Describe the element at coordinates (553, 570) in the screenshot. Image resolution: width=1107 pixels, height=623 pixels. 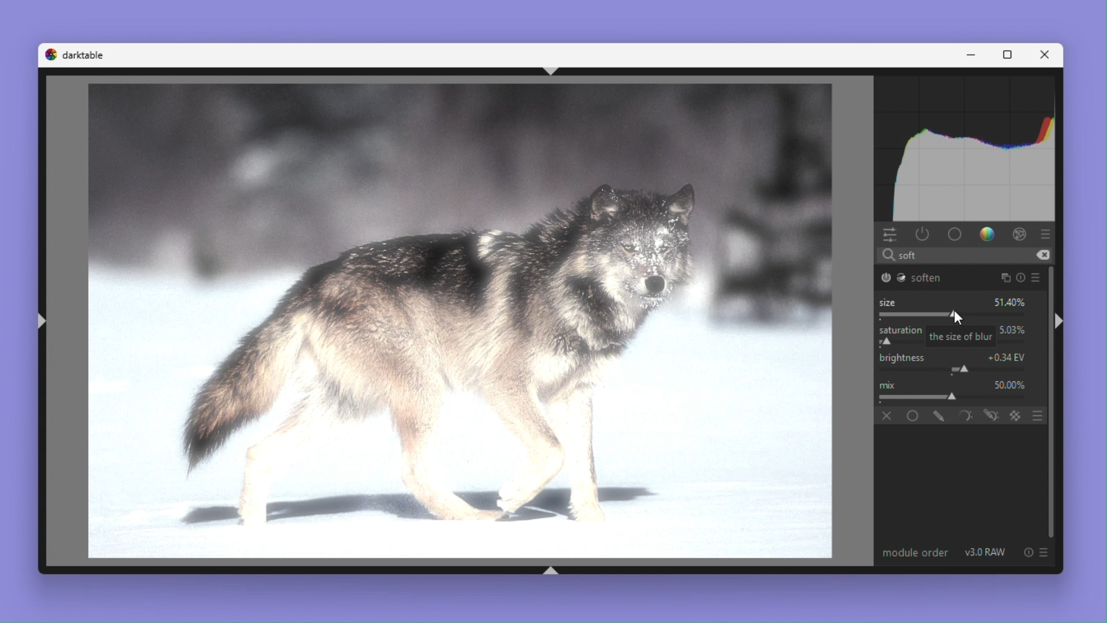
I see `shift+ctrl+b` at that location.